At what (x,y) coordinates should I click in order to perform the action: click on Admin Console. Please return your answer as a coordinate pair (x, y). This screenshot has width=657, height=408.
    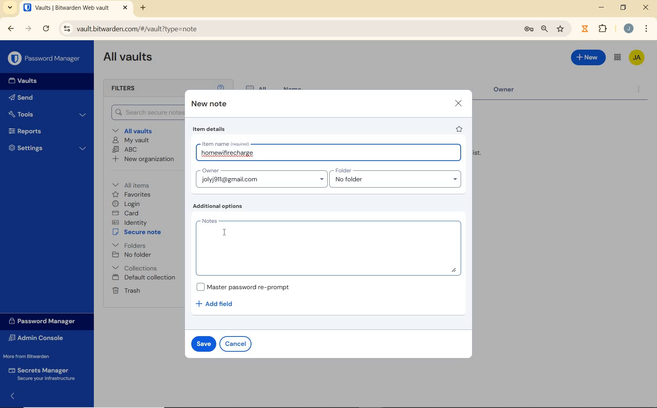
    Looking at the image, I should click on (40, 338).